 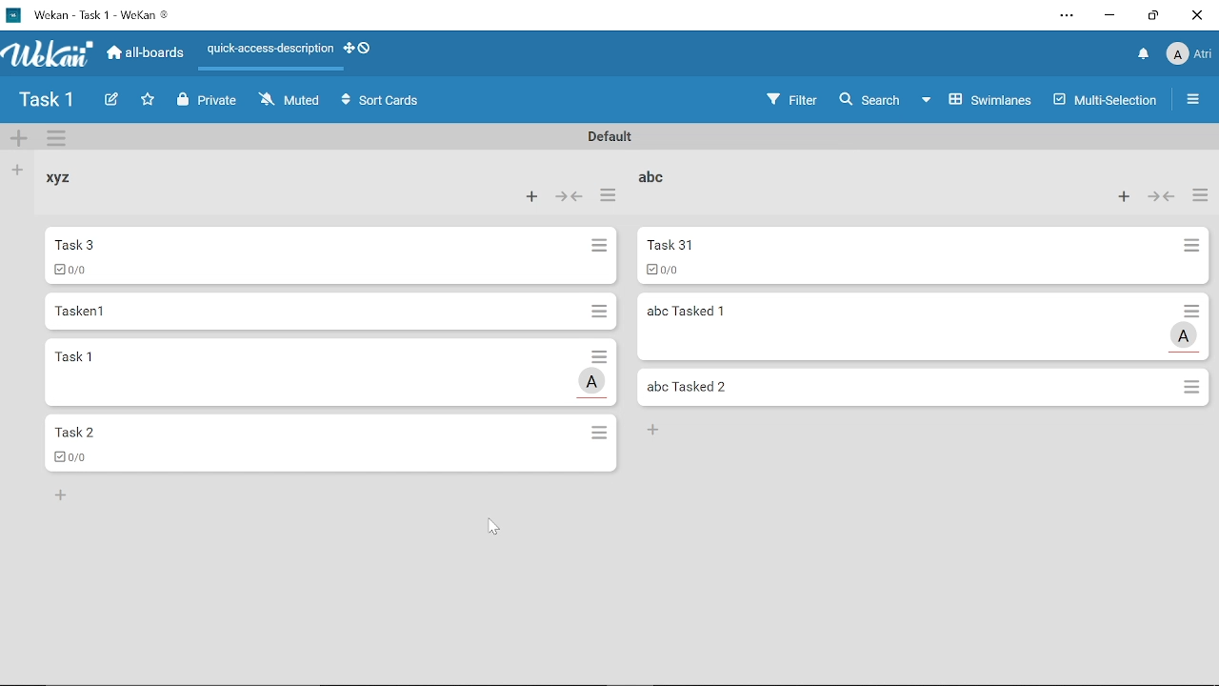 I want to click on Show desktop drag handlws, so click(x=365, y=48).